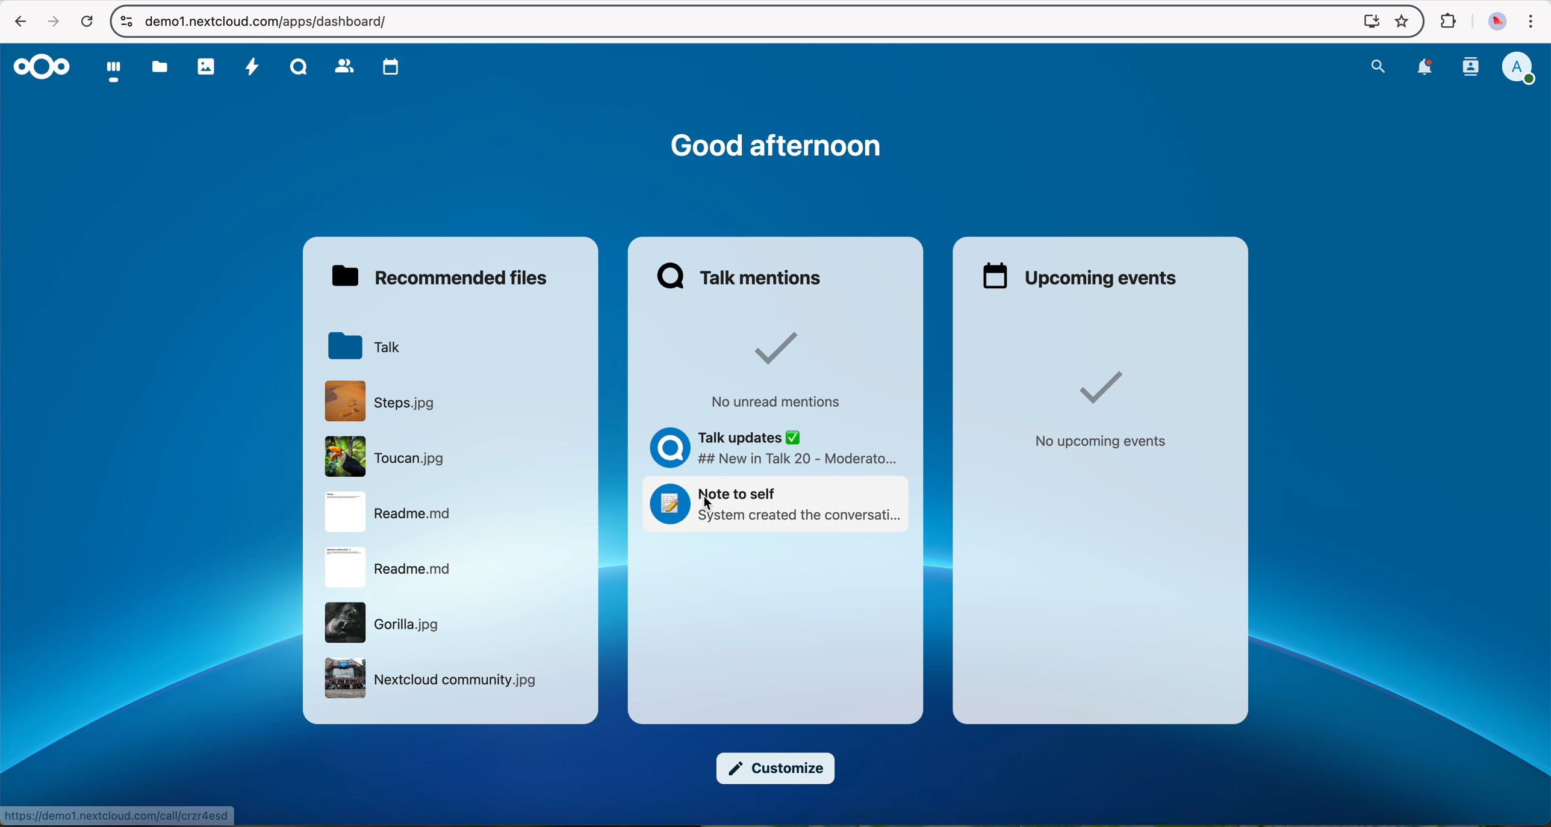 The image size is (1551, 827). What do you see at coordinates (1532, 21) in the screenshot?
I see `customize and control Google Chrome` at bounding box center [1532, 21].